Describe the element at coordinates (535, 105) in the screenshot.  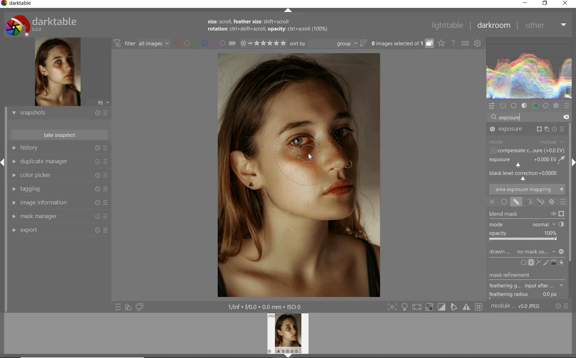
I see `color` at that location.